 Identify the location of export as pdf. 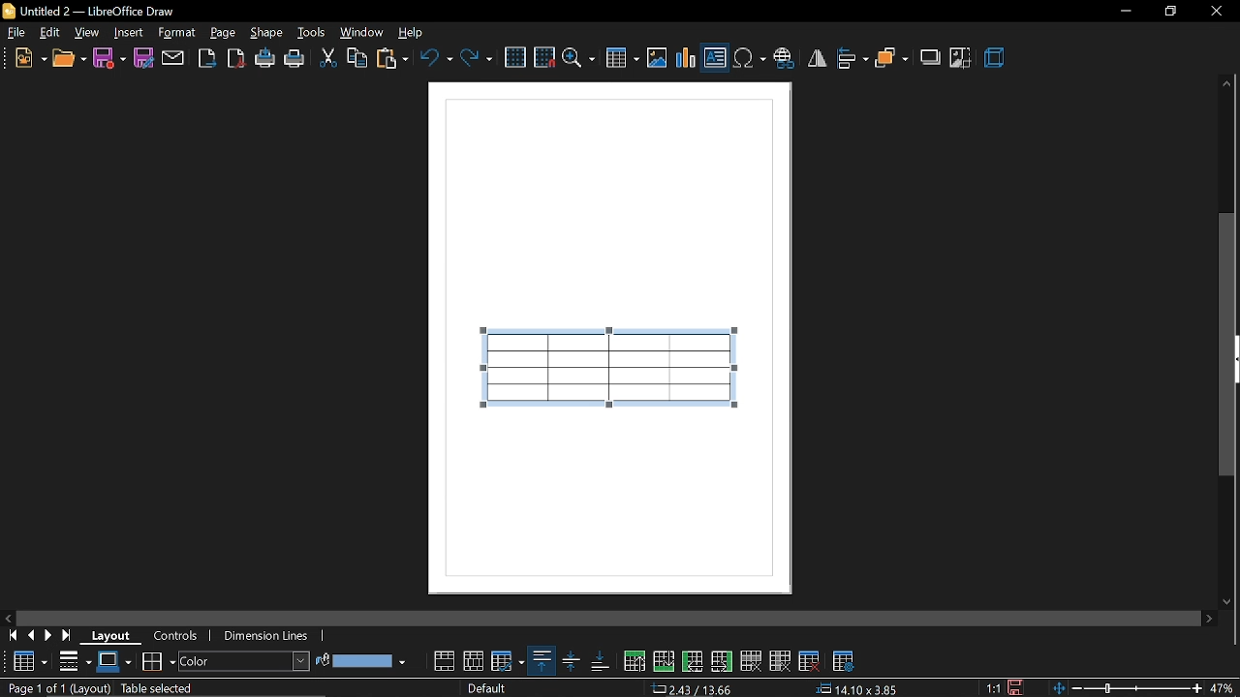
(233, 58).